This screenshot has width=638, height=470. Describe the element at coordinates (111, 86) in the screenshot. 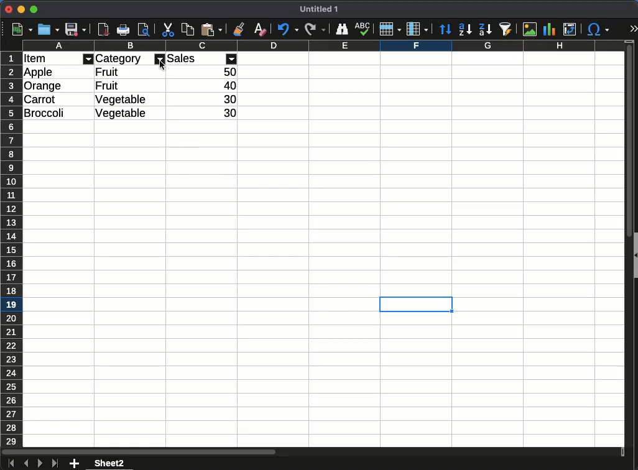

I see `fruit` at that location.